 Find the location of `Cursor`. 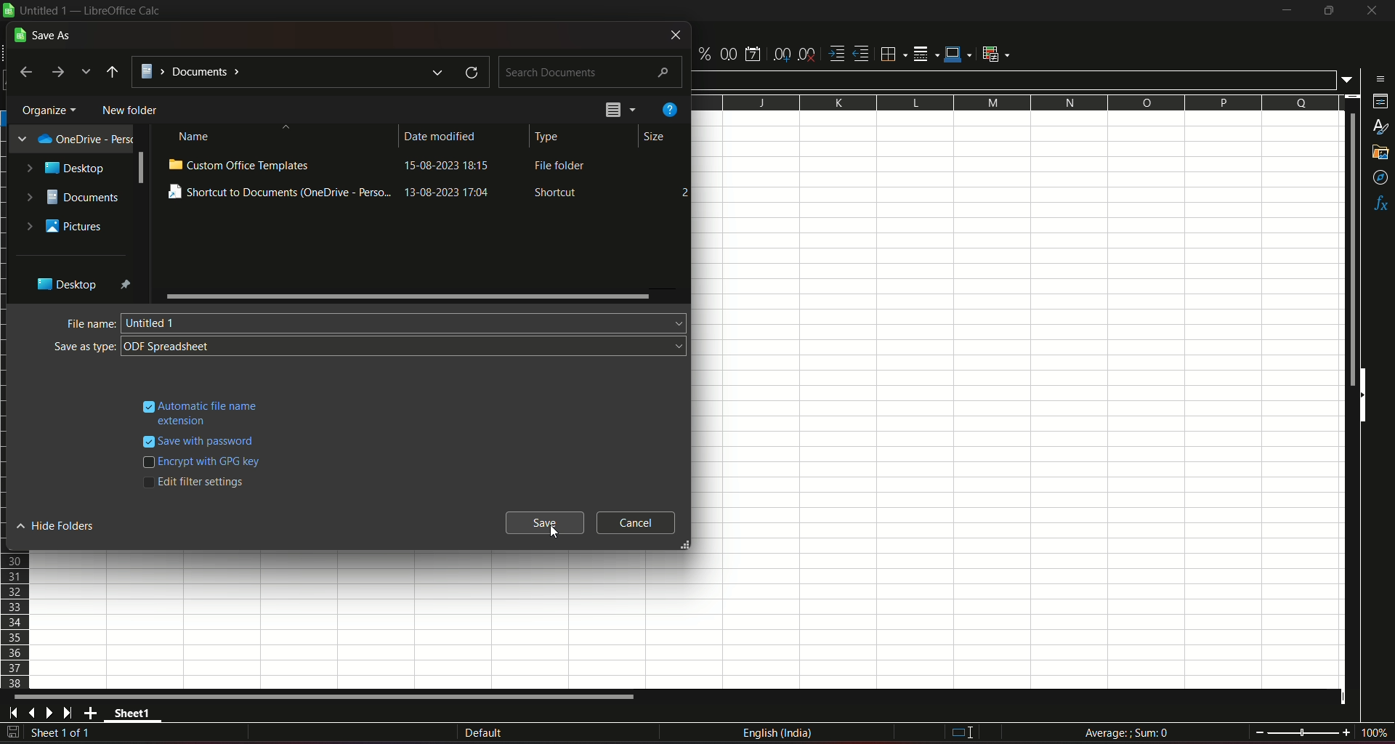

Cursor is located at coordinates (554, 533).